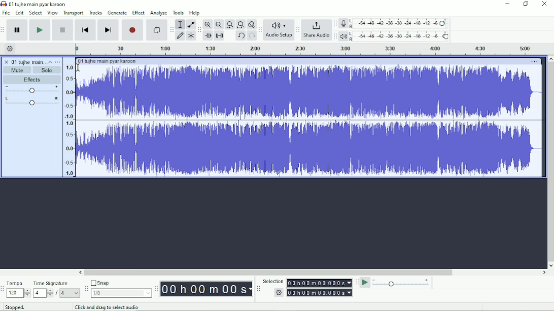 The width and height of the screenshot is (554, 311). Describe the element at coordinates (251, 24) in the screenshot. I see `Zoom toggle` at that location.